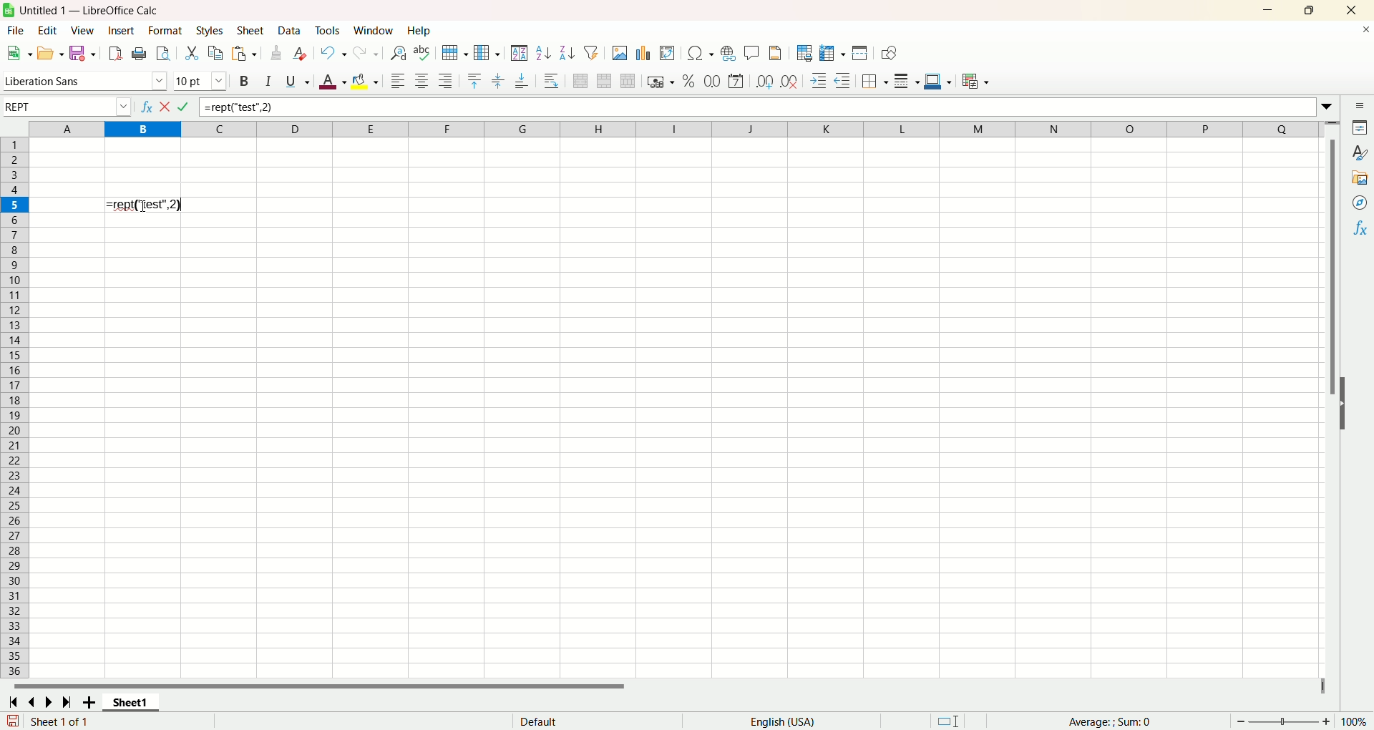 This screenshot has width=1374, height=730. I want to click on border style, so click(907, 82).